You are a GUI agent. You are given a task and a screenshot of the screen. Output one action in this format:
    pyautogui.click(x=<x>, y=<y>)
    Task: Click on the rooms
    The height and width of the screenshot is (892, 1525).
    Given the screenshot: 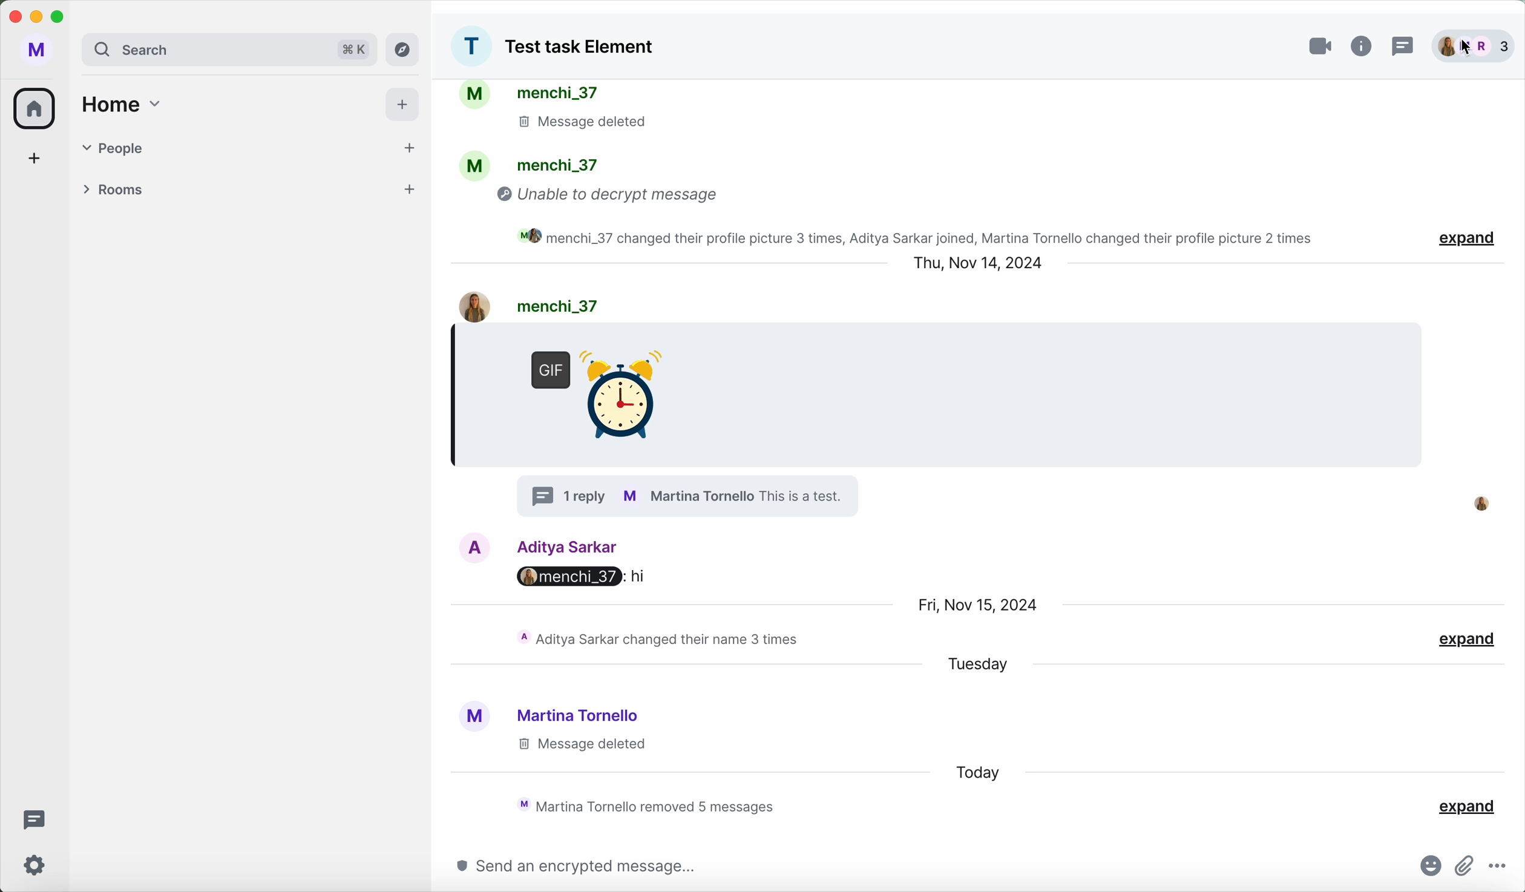 What is the action you would take?
    pyautogui.click(x=228, y=187)
    